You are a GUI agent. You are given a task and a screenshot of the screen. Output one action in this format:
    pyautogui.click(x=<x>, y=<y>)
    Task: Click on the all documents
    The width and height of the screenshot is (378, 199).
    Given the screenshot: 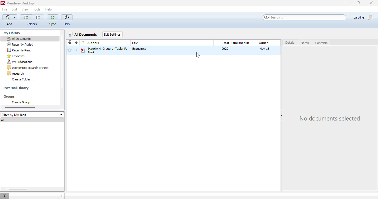 What is the action you would take?
    pyautogui.click(x=83, y=34)
    